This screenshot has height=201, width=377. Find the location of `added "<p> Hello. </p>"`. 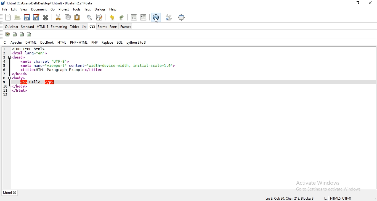

added "<p> Hello. </p>" is located at coordinates (37, 82).